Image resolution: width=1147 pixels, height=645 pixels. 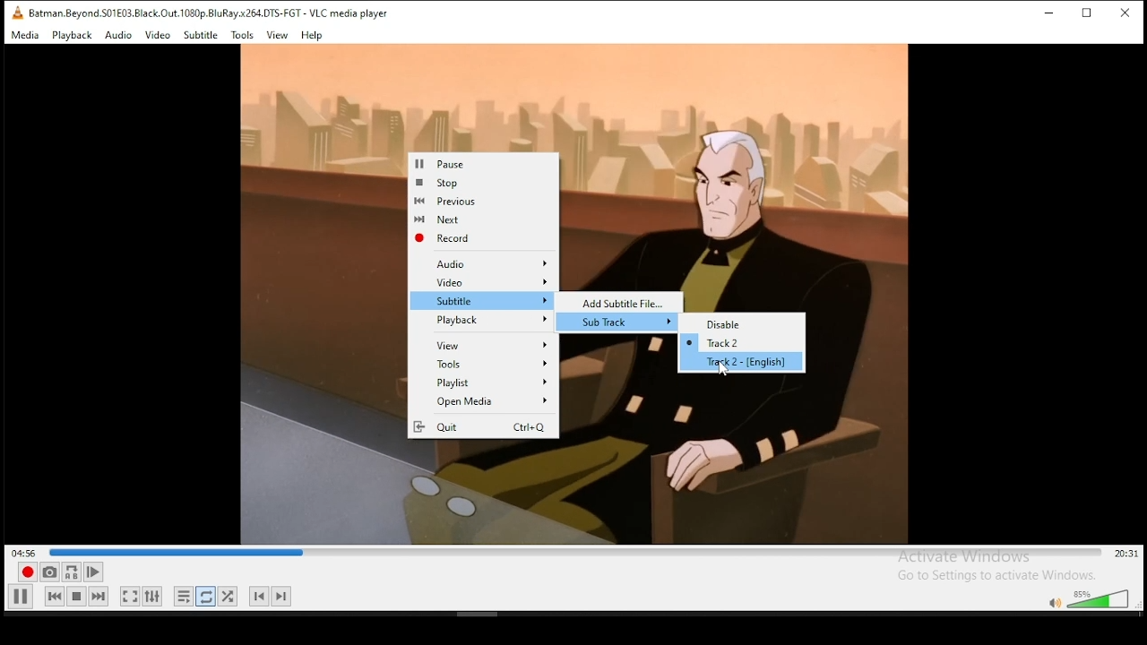 What do you see at coordinates (479, 239) in the screenshot?
I see `Record` at bounding box center [479, 239].